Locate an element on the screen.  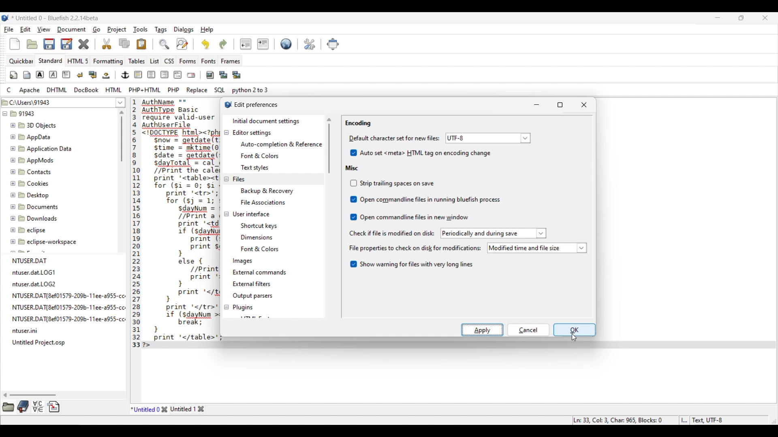
Project menu is located at coordinates (117, 30).